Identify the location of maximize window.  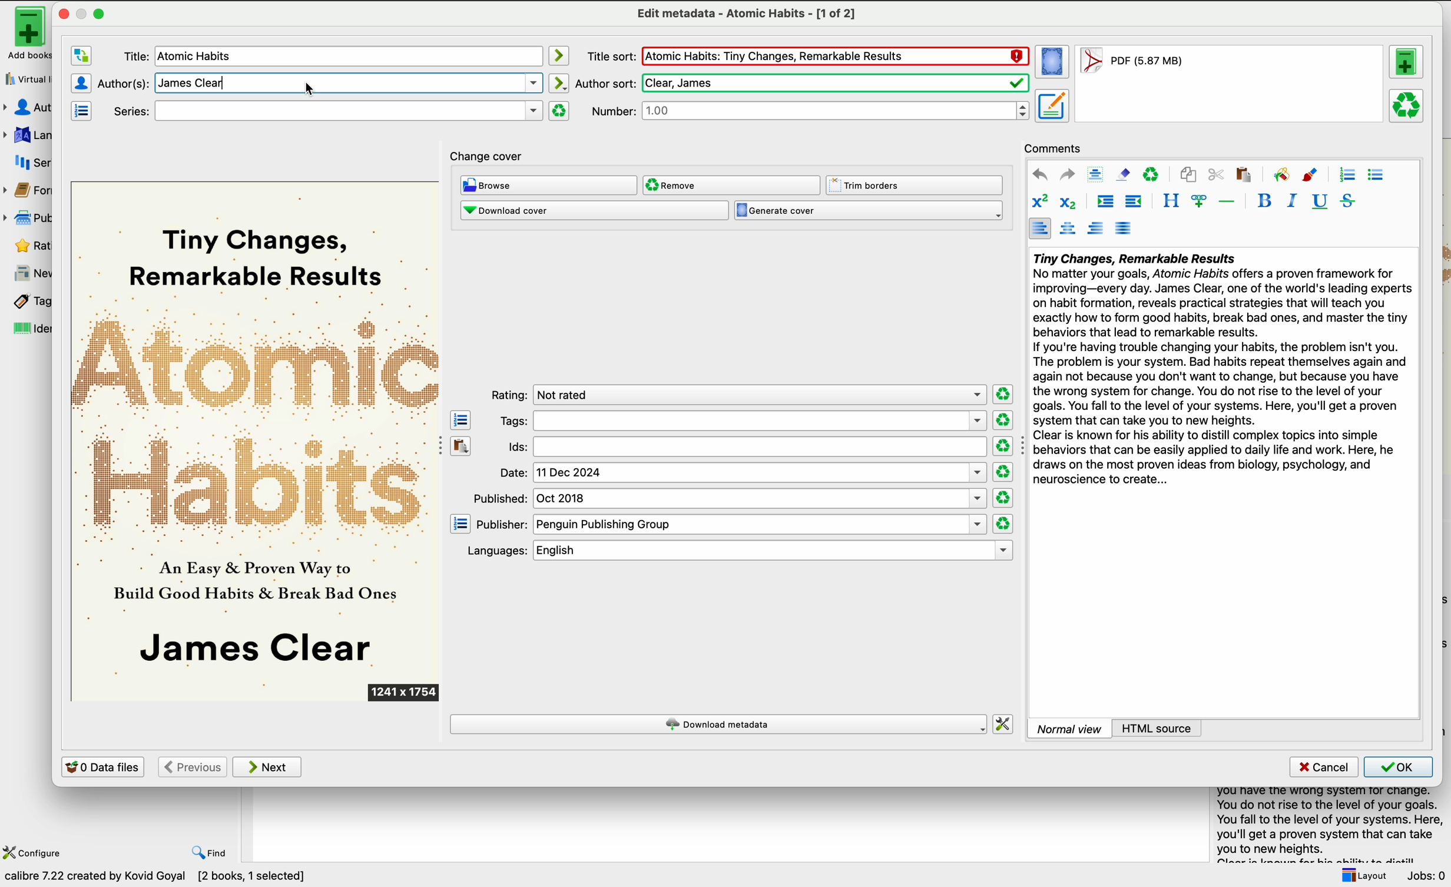
(91, 13).